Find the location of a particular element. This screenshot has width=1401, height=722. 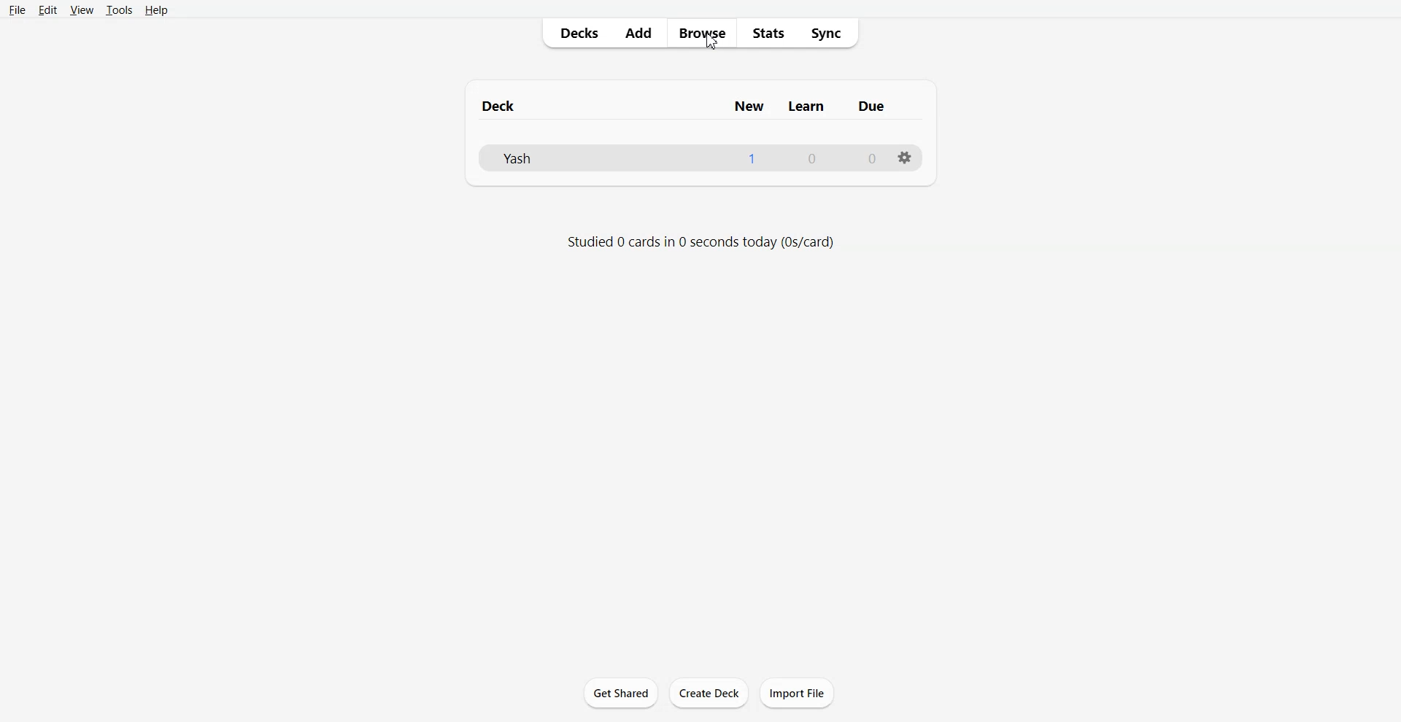

Edit is located at coordinates (47, 9).